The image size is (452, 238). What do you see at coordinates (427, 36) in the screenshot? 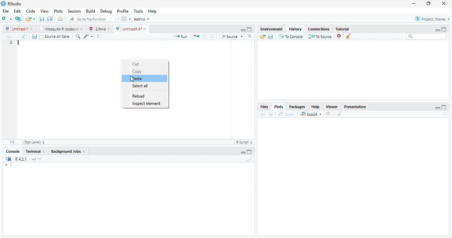
I see `Search` at bounding box center [427, 36].